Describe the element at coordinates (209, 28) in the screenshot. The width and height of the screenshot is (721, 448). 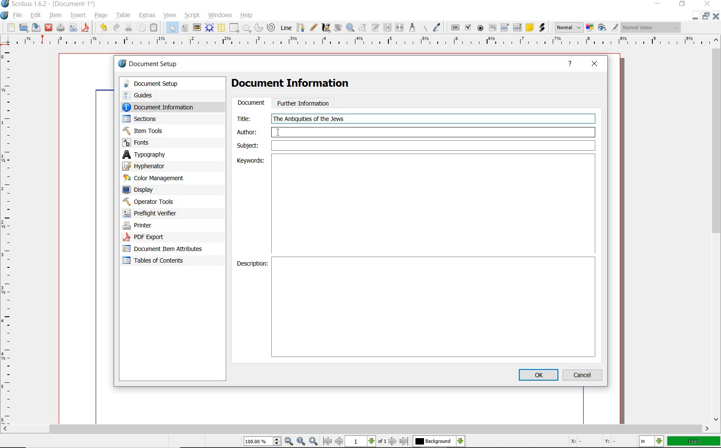
I see `render frame` at that location.